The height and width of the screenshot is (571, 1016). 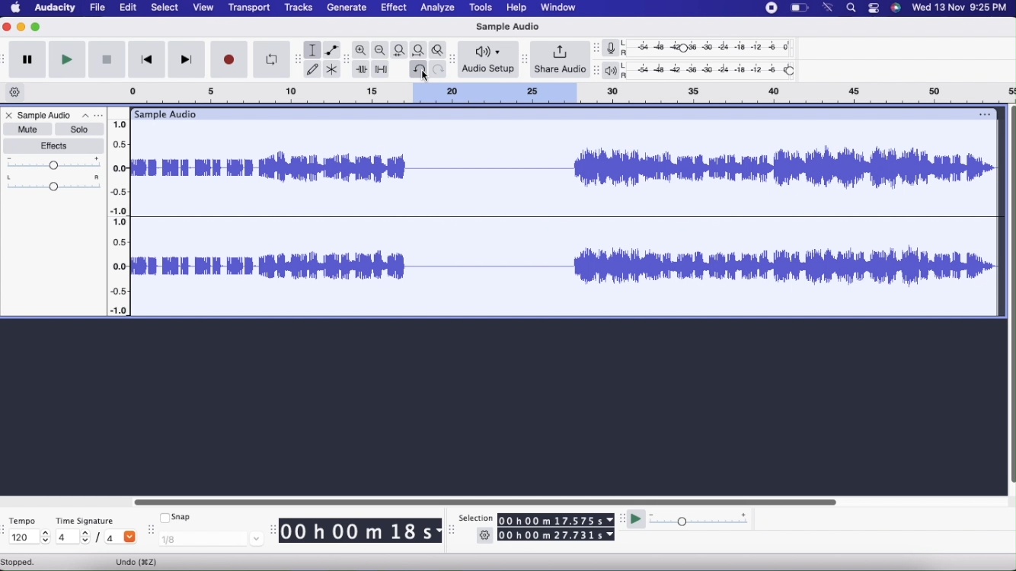 What do you see at coordinates (566, 168) in the screenshot?
I see `audio track` at bounding box center [566, 168].